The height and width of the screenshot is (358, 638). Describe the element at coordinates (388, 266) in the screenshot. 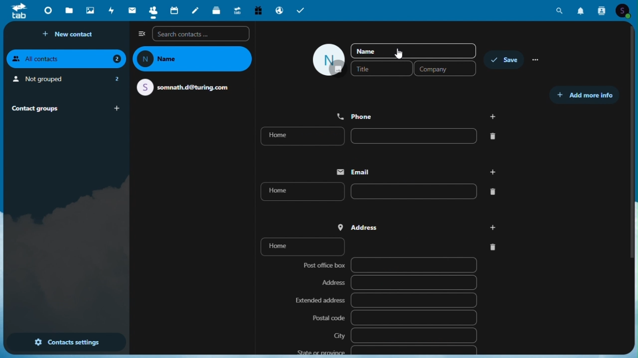

I see `Post office box` at that location.